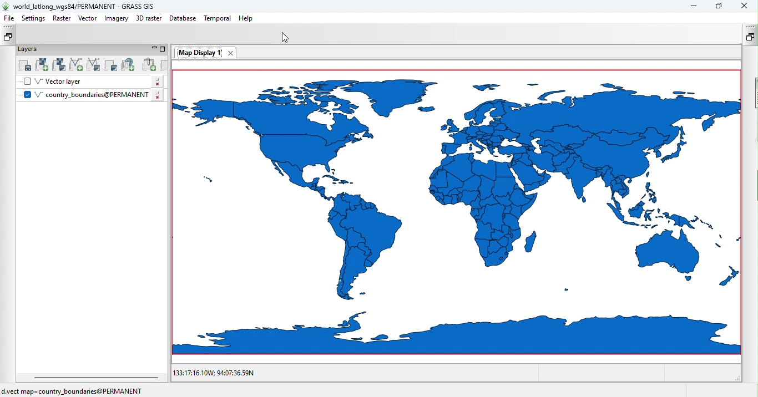 The width and height of the screenshot is (758, 397). I want to click on Click to edit layer settings, so click(158, 80).